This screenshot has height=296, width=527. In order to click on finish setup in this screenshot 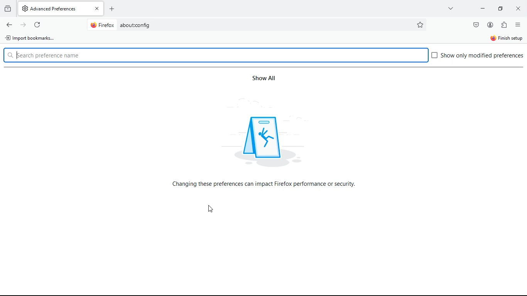, I will do `click(507, 39)`.